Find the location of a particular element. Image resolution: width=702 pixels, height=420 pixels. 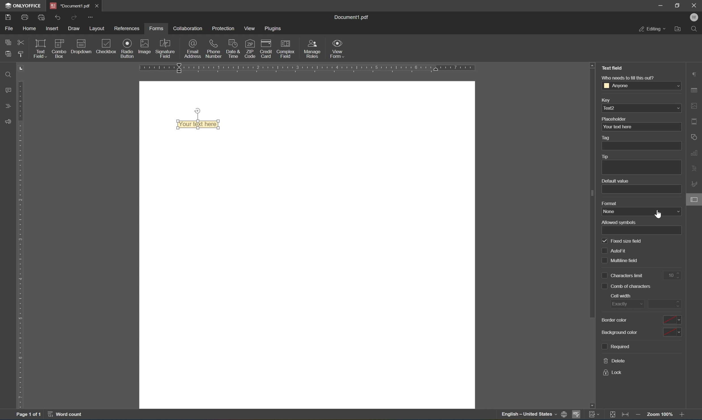

10 is located at coordinates (673, 274).